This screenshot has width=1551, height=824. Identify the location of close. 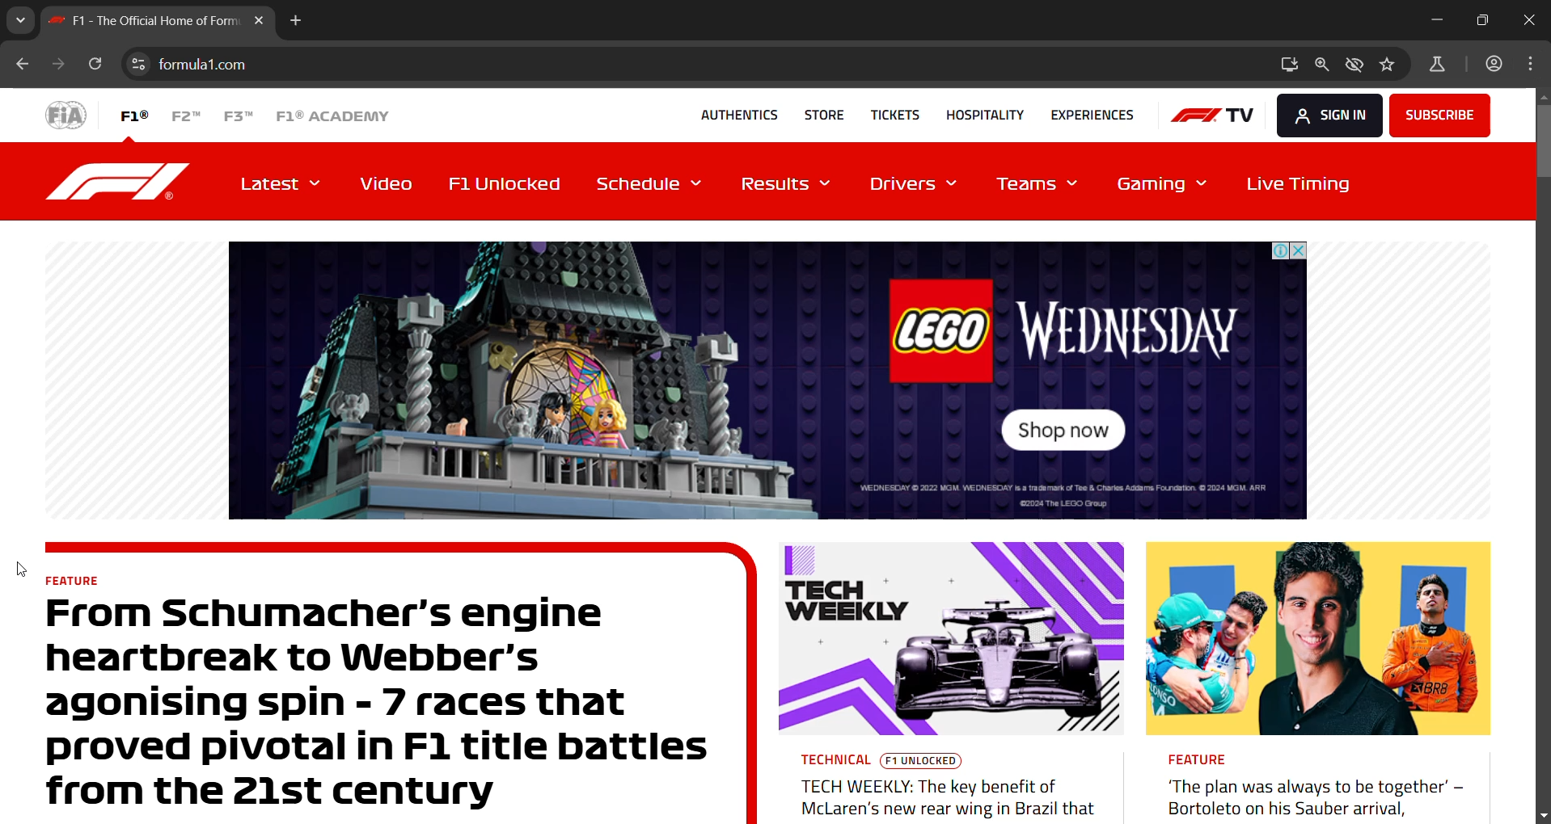
(1526, 21).